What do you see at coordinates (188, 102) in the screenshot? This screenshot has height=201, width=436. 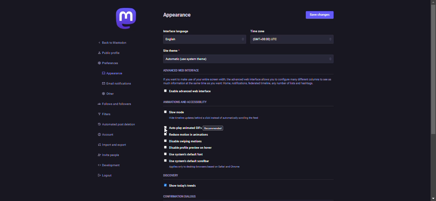 I see `accessibility` at bounding box center [188, 102].